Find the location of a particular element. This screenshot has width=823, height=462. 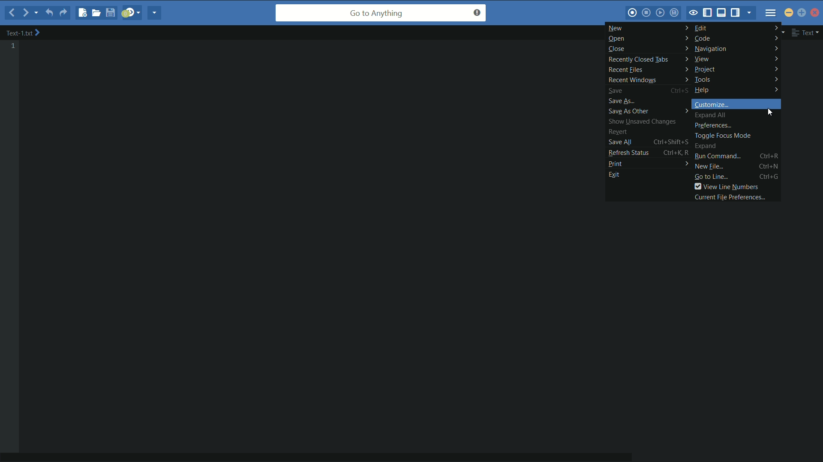

save is located at coordinates (615, 91).